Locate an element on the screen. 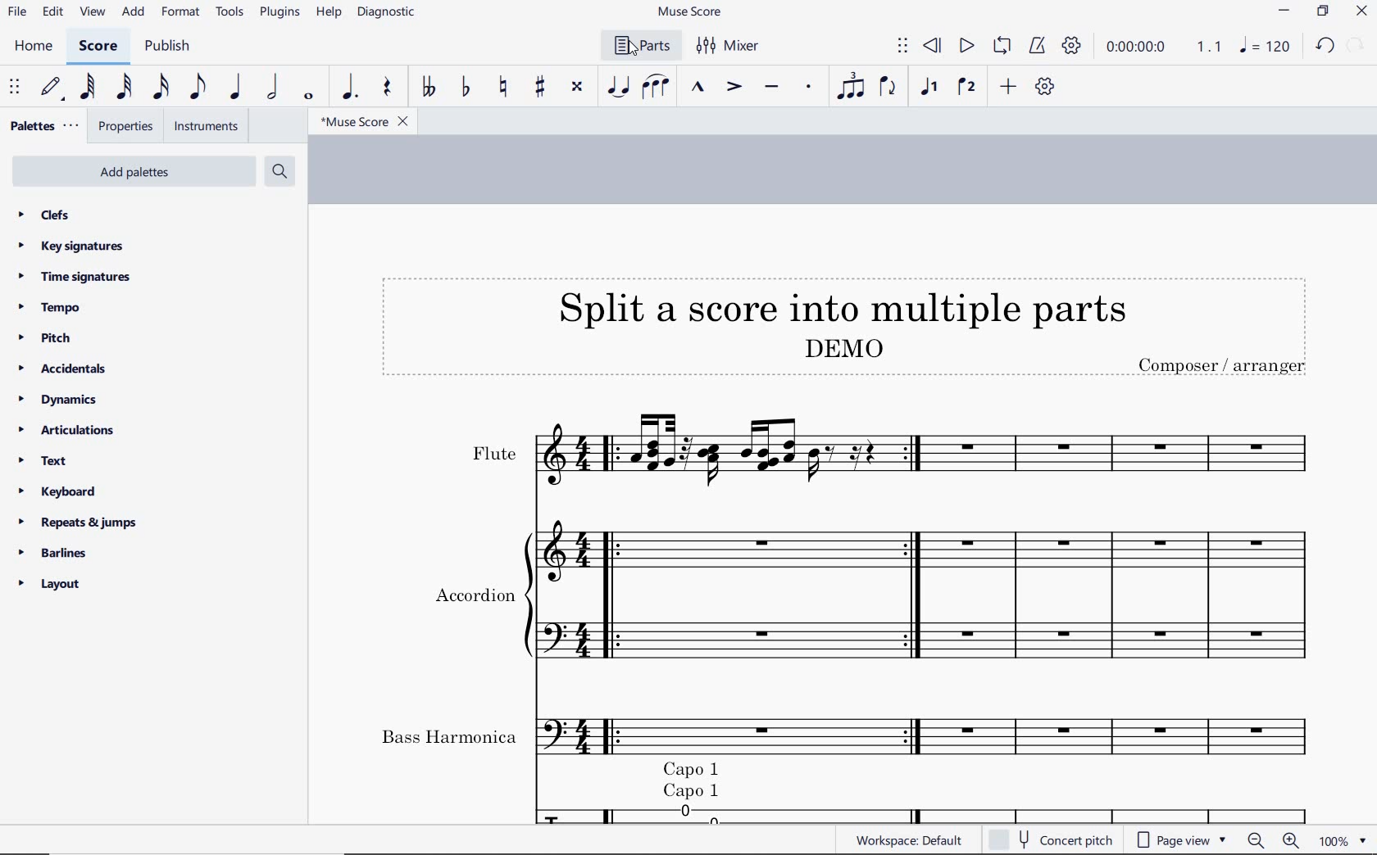 This screenshot has height=855, width=1377. NOTE is located at coordinates (1267, 46).